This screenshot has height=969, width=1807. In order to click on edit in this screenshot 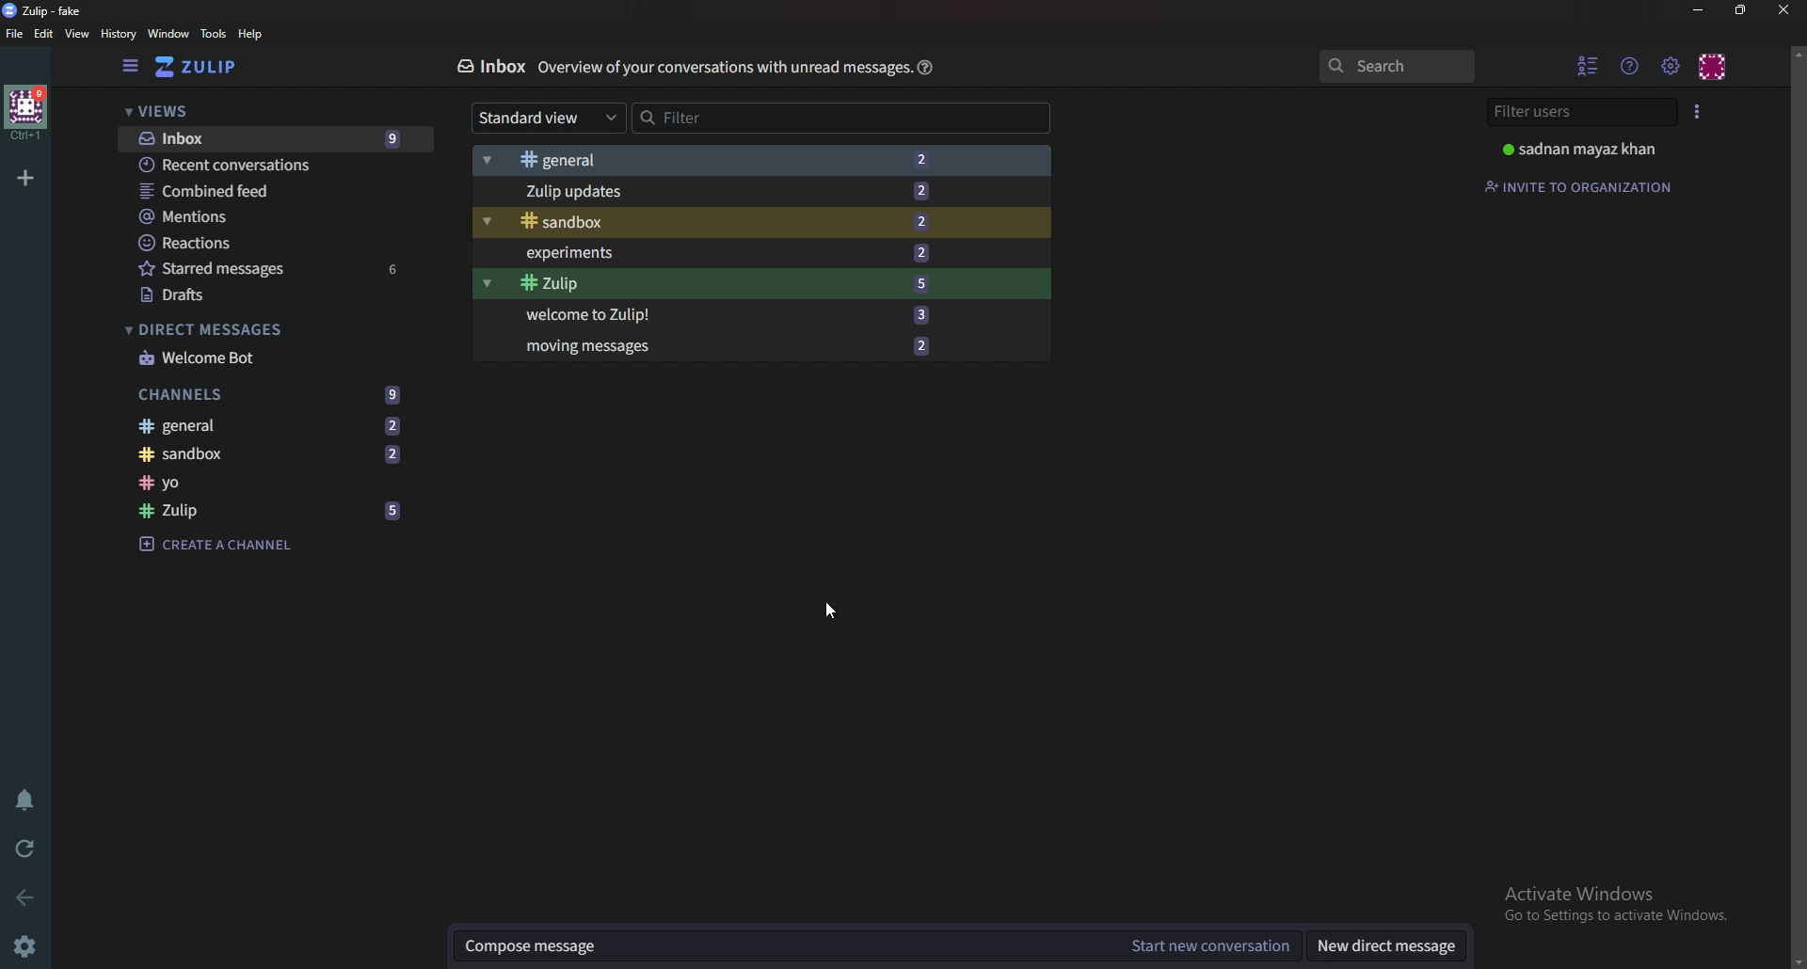, I will do `click(44, 34)`.